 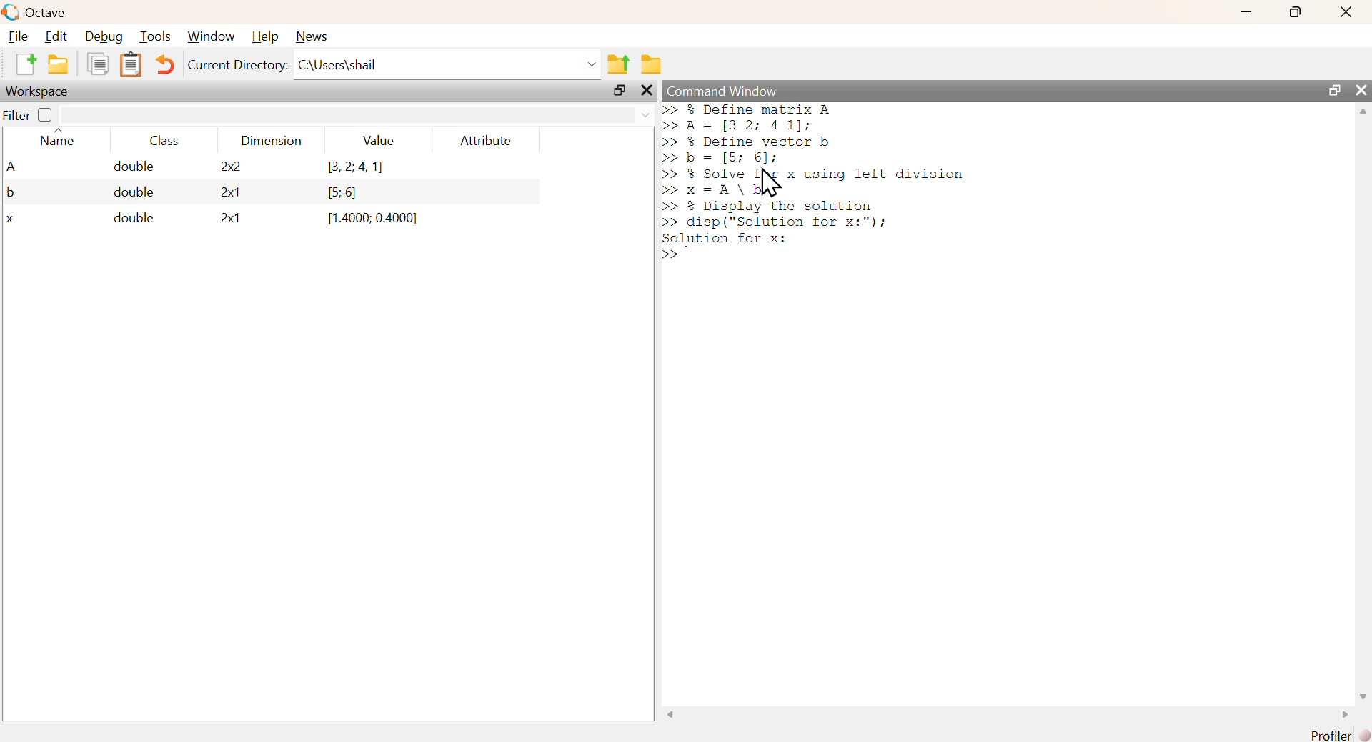 What do you see at coordinates (16, 116) in the screenshot?
I see `filter` at bounding box center [16, 116].